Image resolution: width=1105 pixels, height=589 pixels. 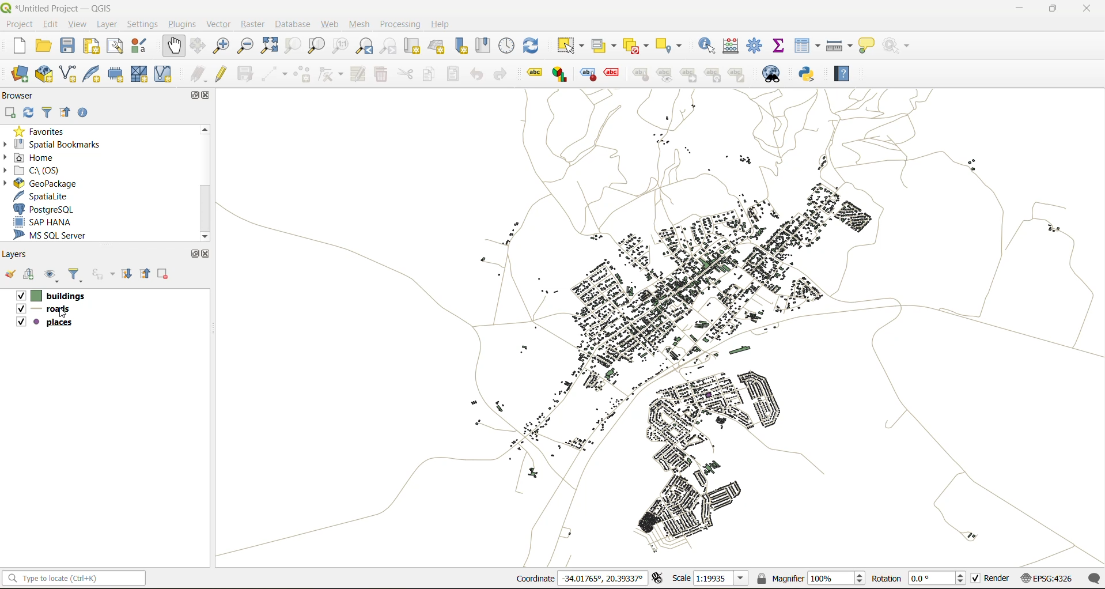 I want to click on magnifier, so click(x=810, y=579).